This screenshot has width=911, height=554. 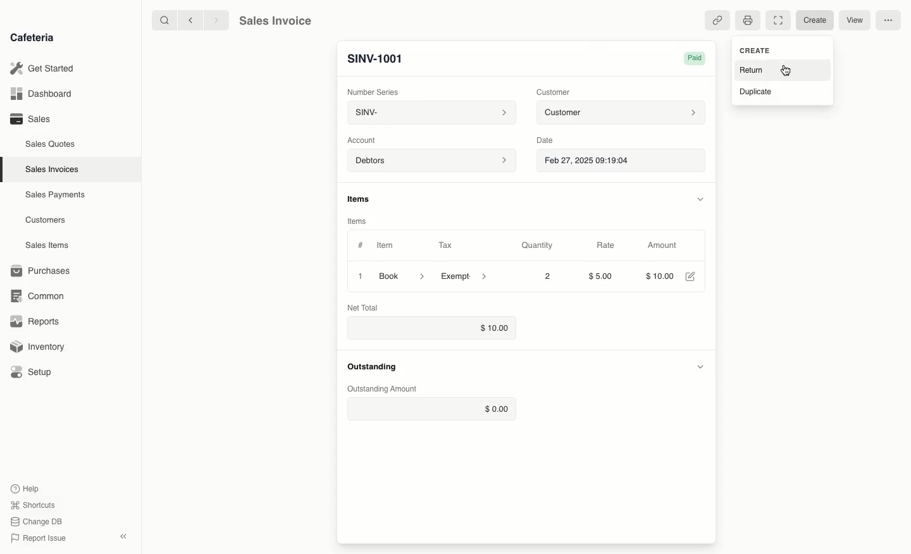 What do you see at coordinates (430, 113) in the screenshot?
I see `SINV-` at bounding box center [430, 113].